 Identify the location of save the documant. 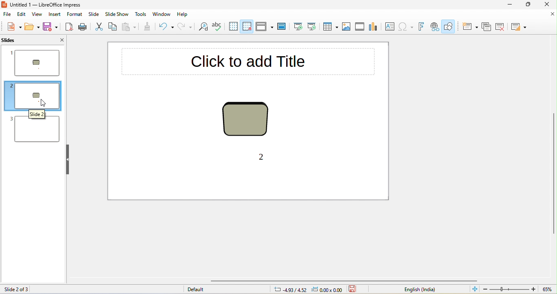
(356, 290).